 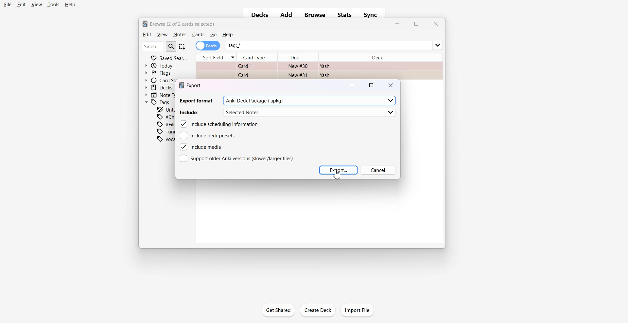 What do you see at coordinates (208, 46) in the screenshot?
I see `Cards` at bounding box center [208, 46].